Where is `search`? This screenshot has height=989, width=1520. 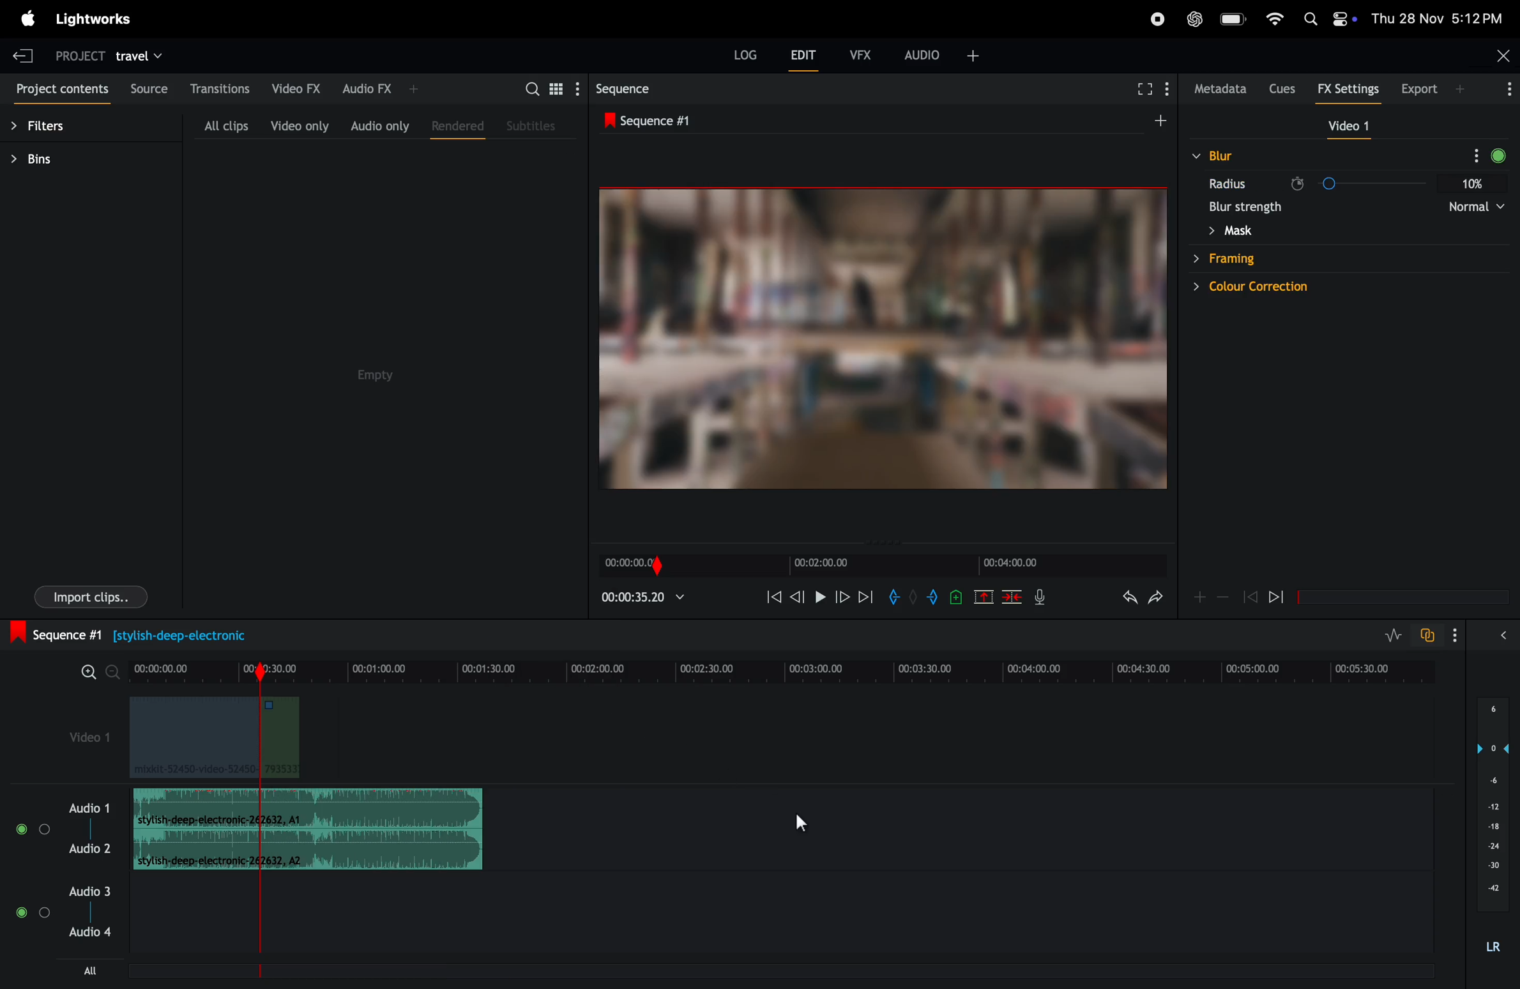
search is located at coordinates (531, 88).